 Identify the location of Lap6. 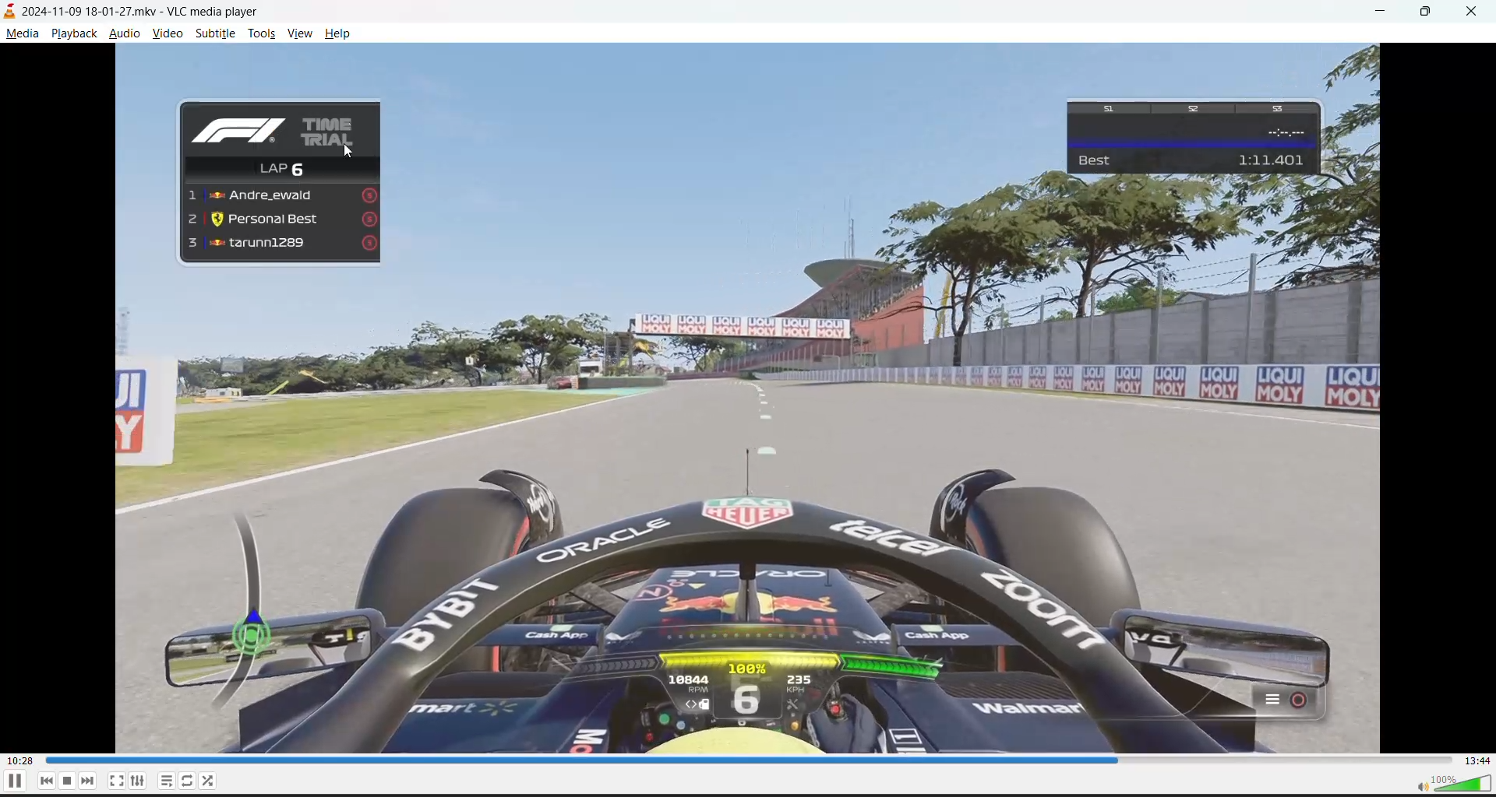
(274, 168).